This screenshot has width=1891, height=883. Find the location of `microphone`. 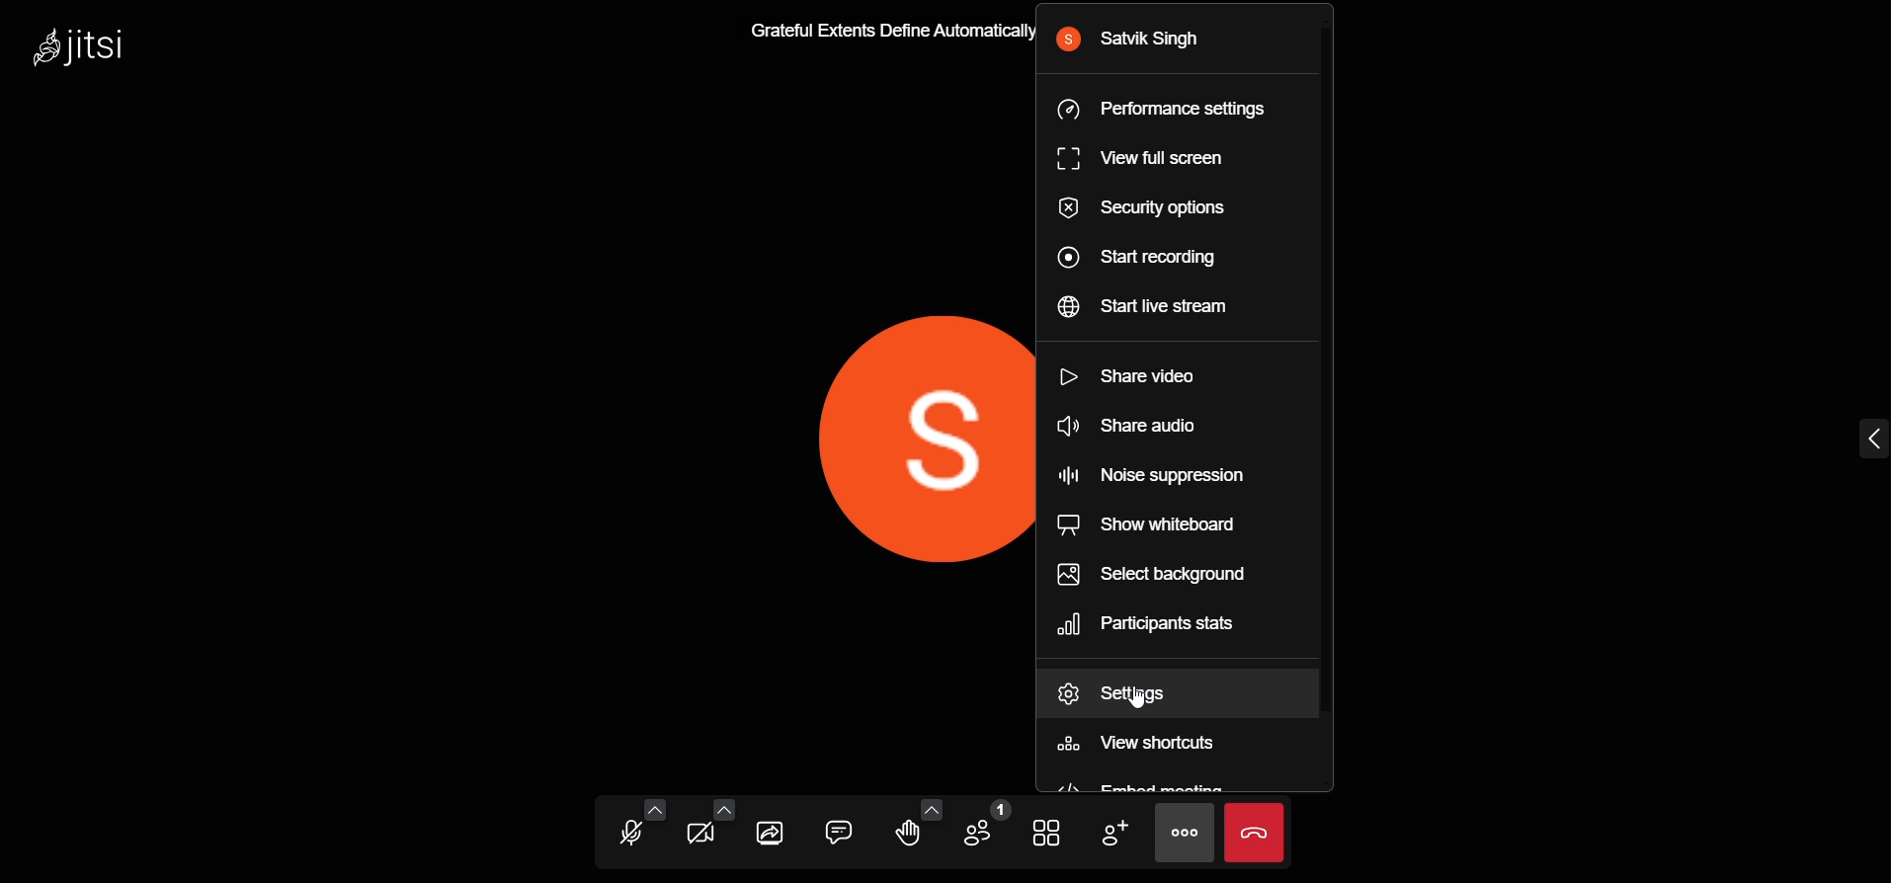

microphone is located at coordinates (631, 833).